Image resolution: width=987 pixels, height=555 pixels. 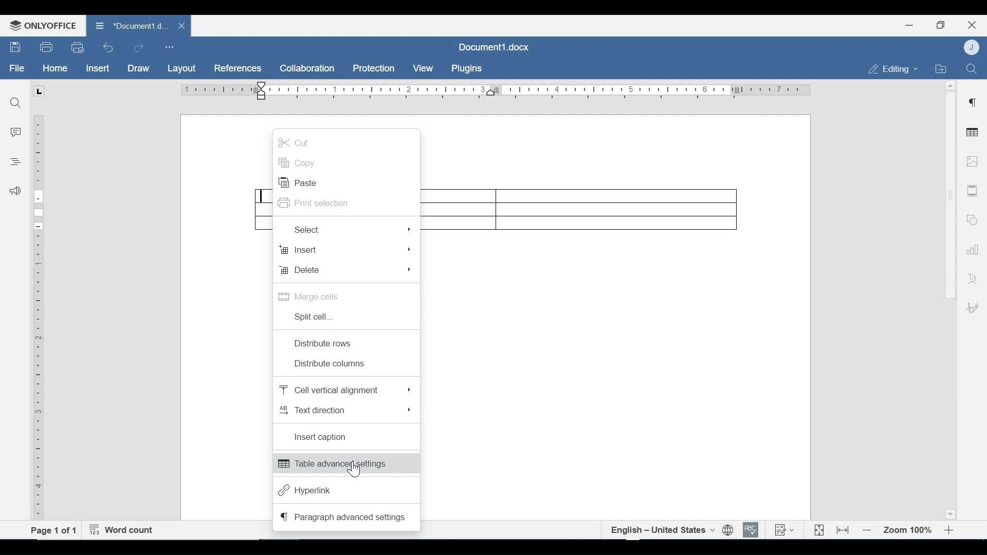 I want to click on Copy, so click(x=298, y=163).